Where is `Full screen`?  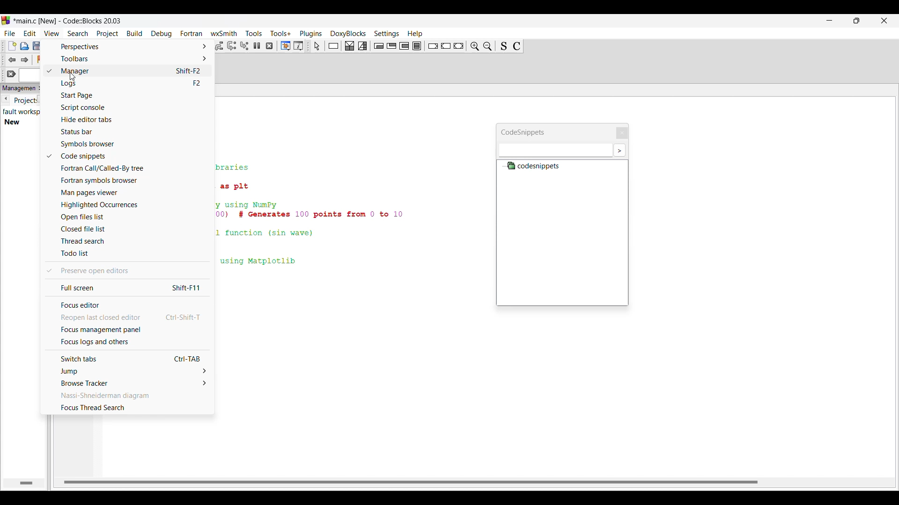
Full screen is located at coordinates (128, 288).